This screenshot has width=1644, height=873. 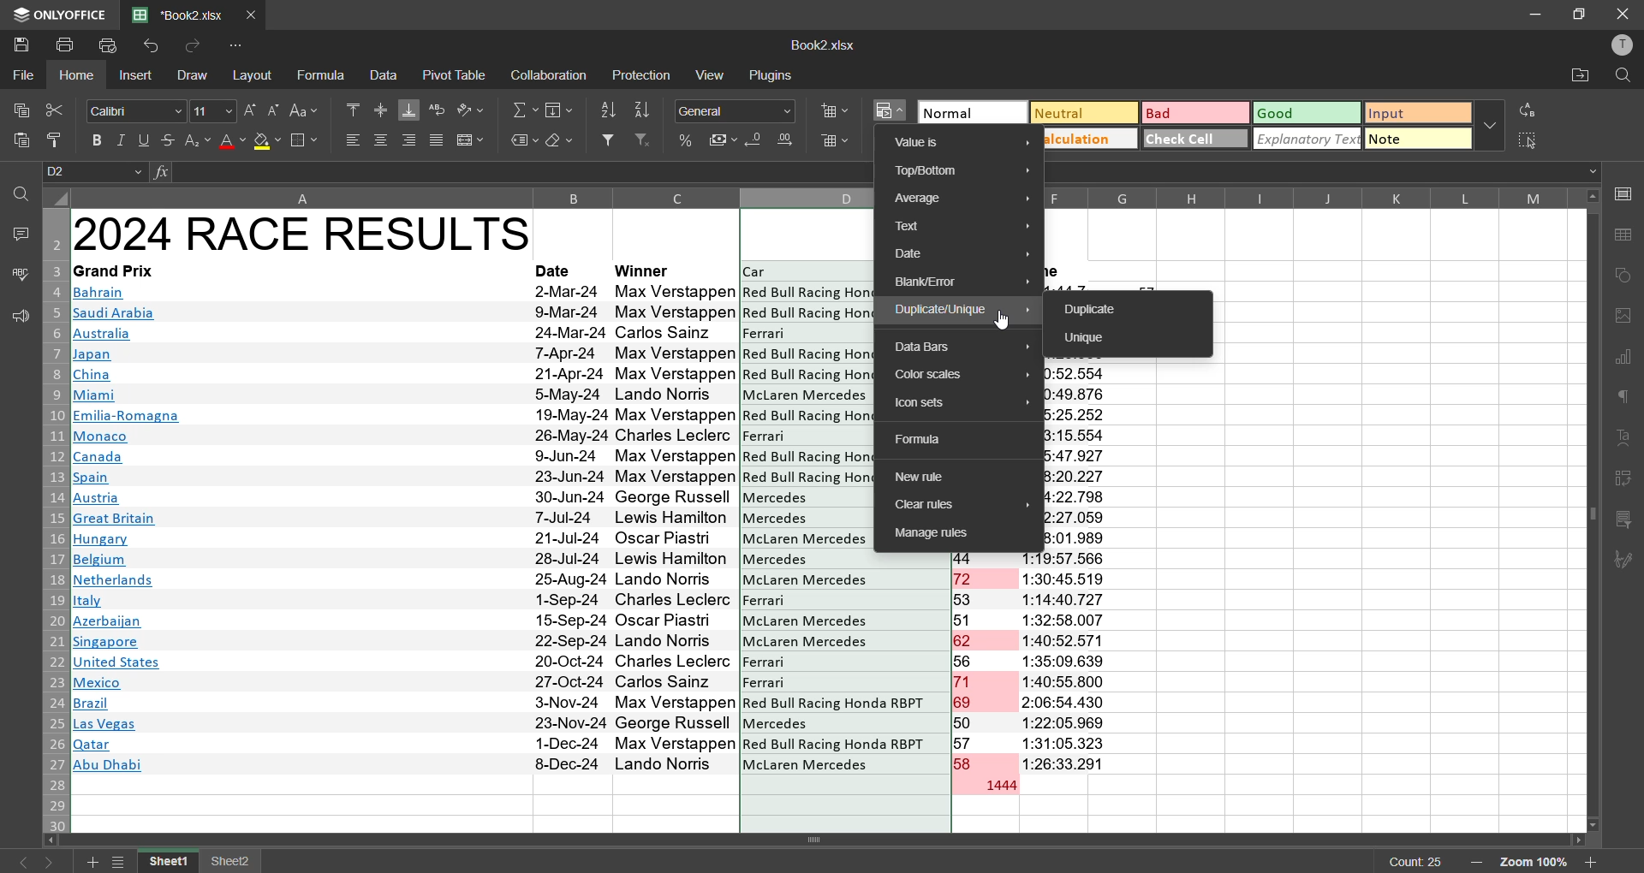 What do you see at coordinates (61, 140) in the screenshot?
I see `copy style` at bounding box center [61, 140].